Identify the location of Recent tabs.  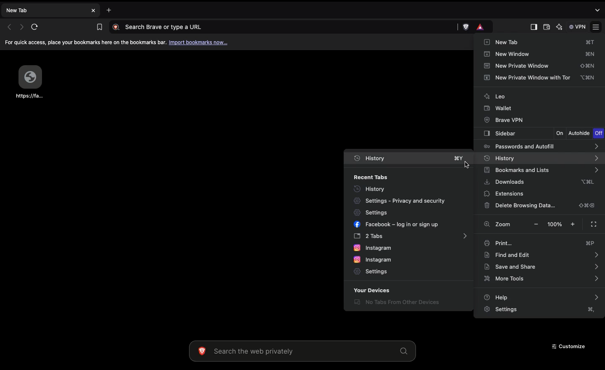
(373, 177).